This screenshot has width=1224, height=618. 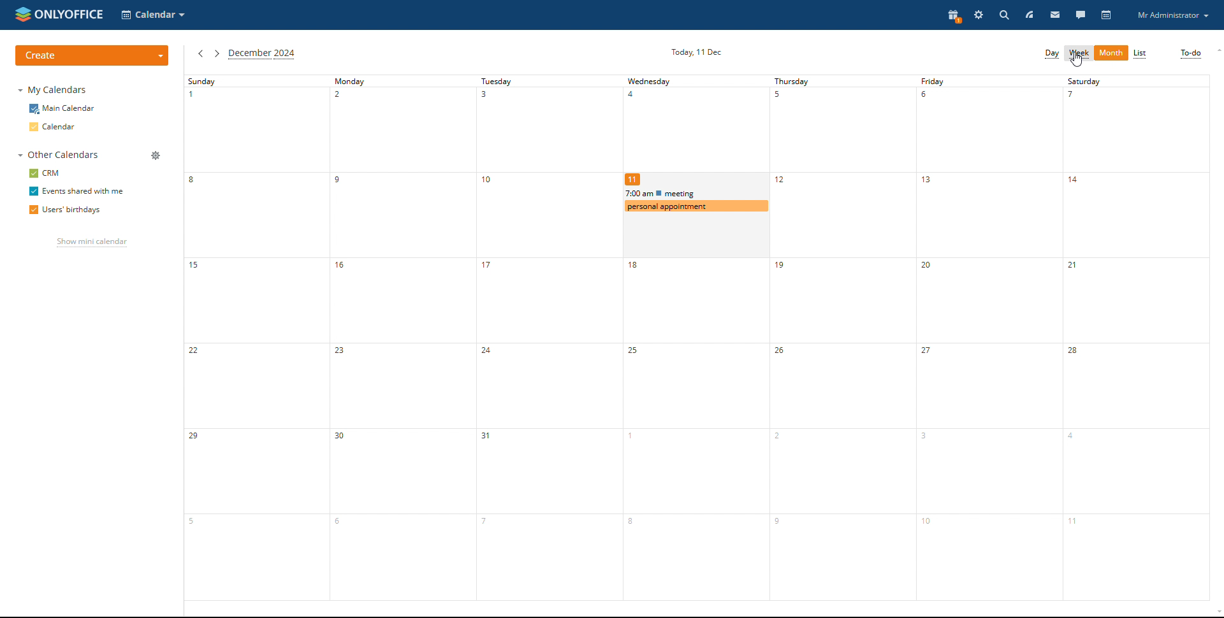 I want to click on events, so click(x=694, y=192).